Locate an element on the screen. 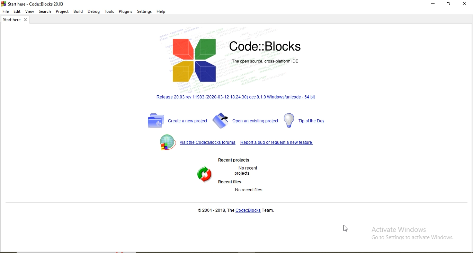 This screenshot has height=253, width=473. Start here is located at coordinates (16, 20).